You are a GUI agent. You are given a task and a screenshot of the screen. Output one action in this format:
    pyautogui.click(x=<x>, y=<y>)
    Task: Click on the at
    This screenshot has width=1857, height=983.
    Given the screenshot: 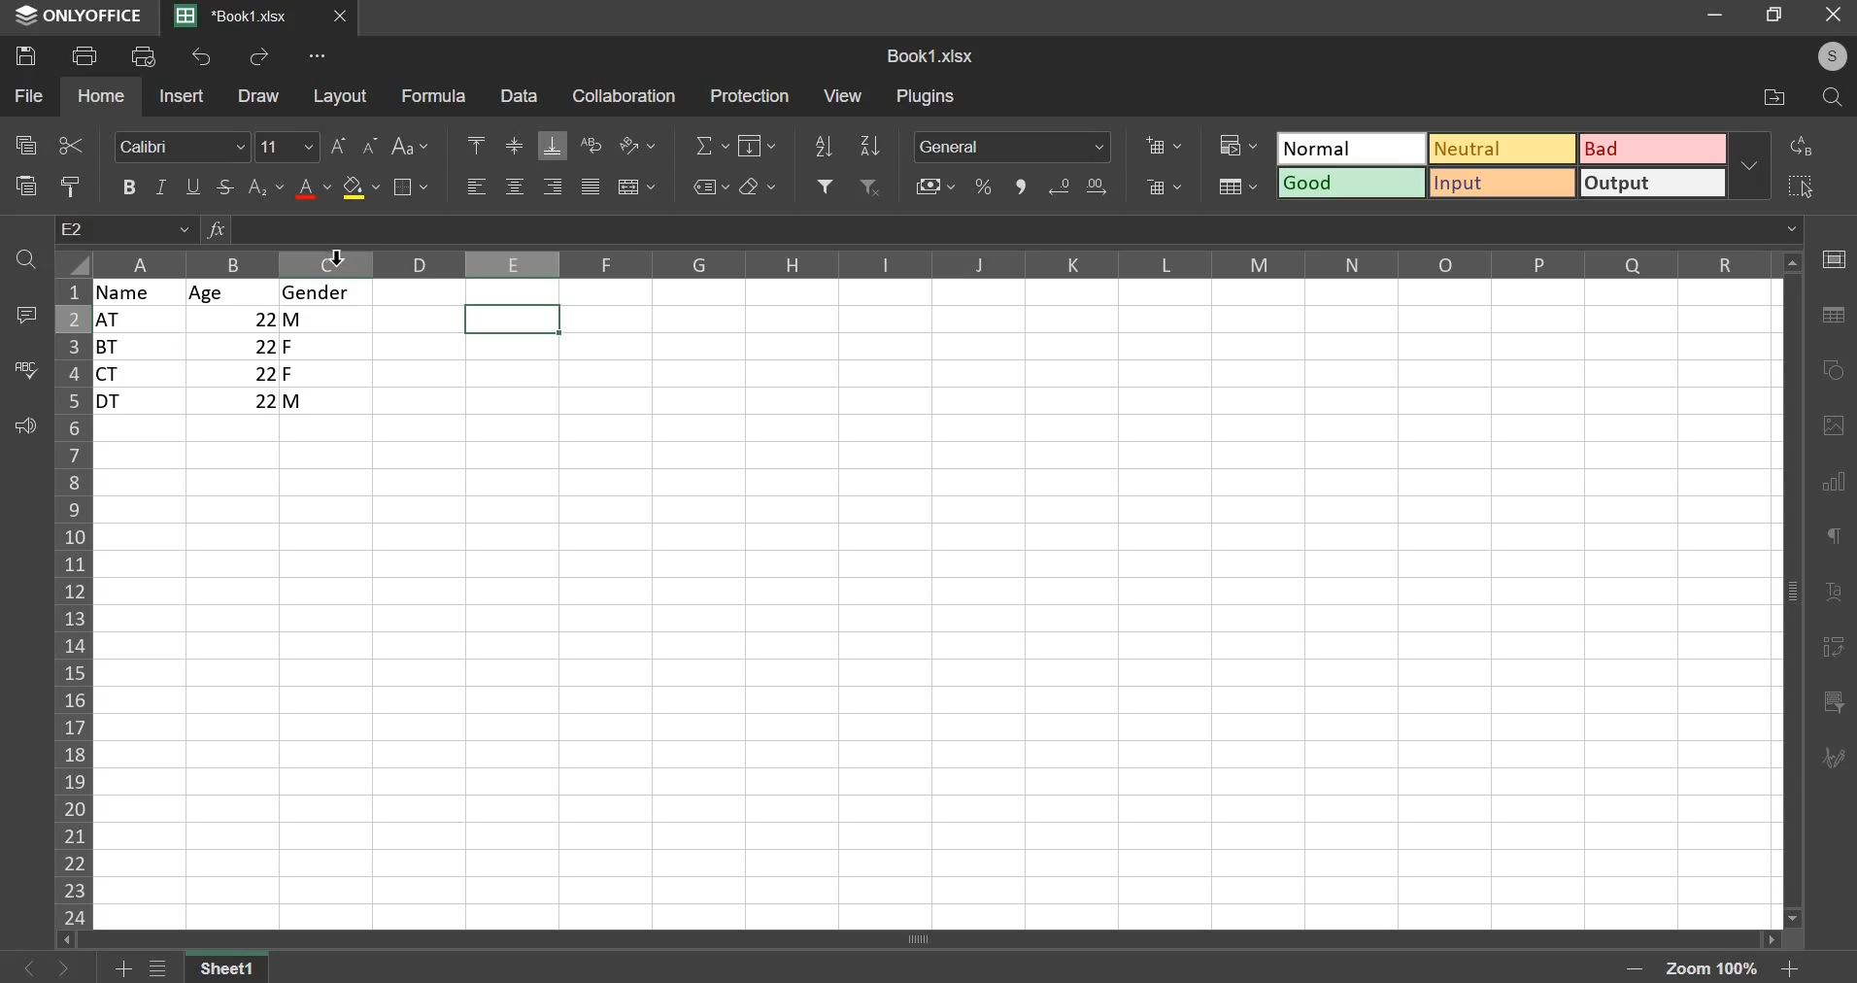 What is the action you would take?
    pyautogui.click(x=139, y=320)
    